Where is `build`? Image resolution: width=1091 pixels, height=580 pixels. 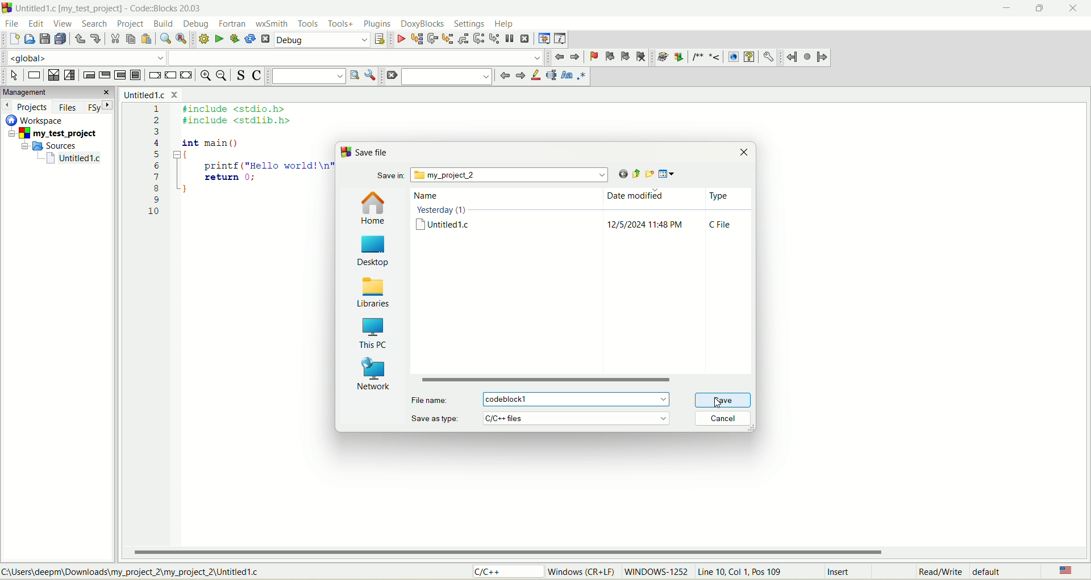 build is located at coordinates (164, 24).